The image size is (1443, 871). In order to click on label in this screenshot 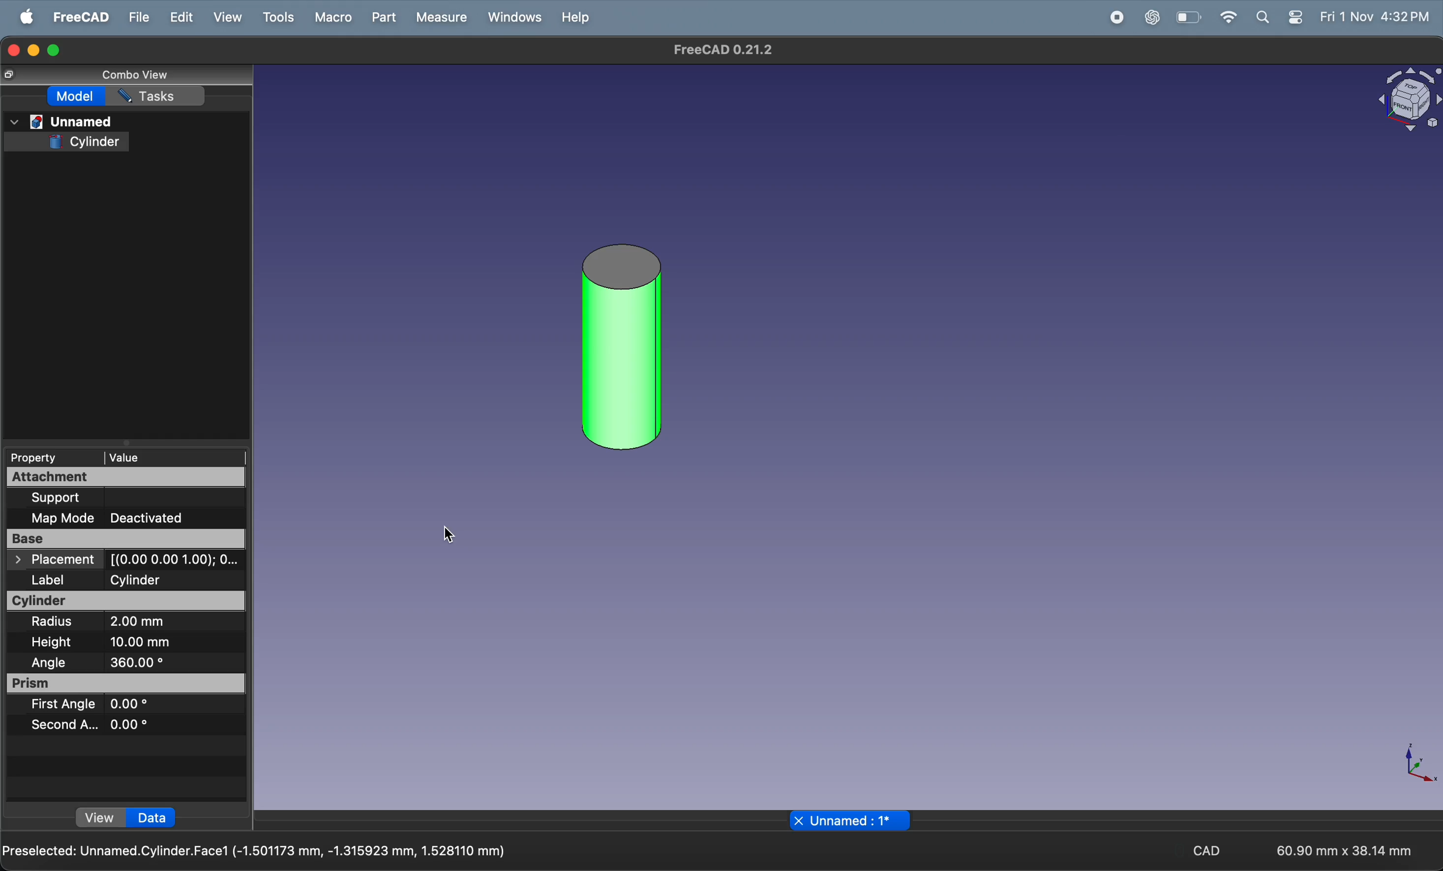, I will do `click(58, 581)`.